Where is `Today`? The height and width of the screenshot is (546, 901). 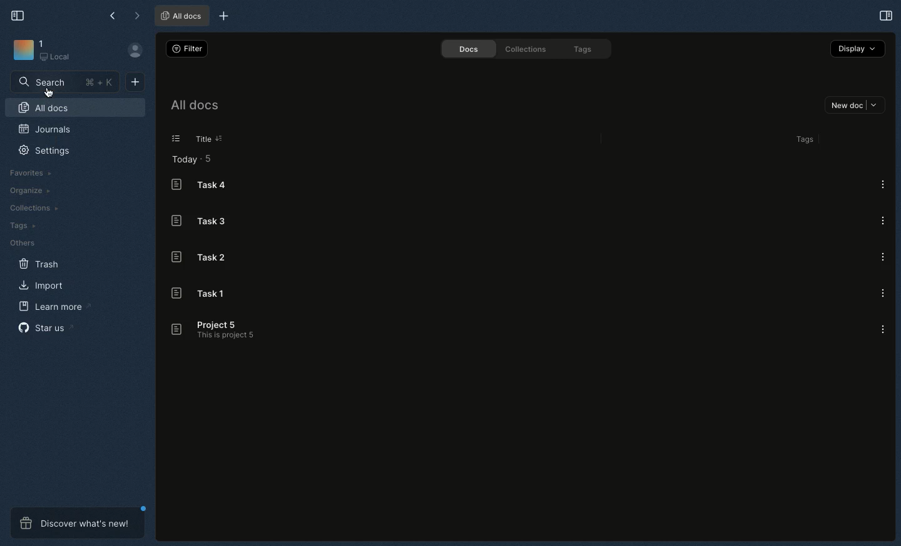 Today is located at coordinates (181, 161).